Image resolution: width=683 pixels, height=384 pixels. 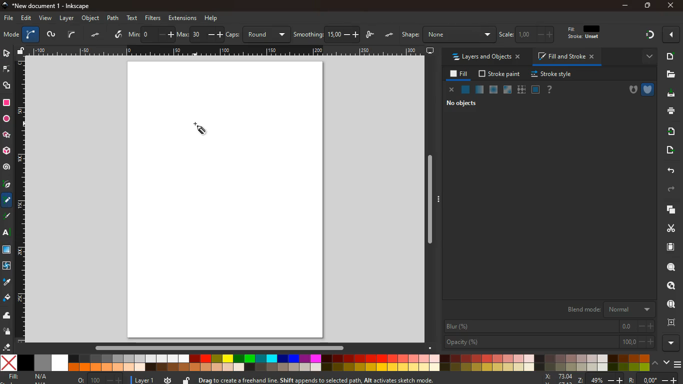 What do you see at coordinates (672, 34) in the screenshot?
I see `more` at bounding box center [672, 34].